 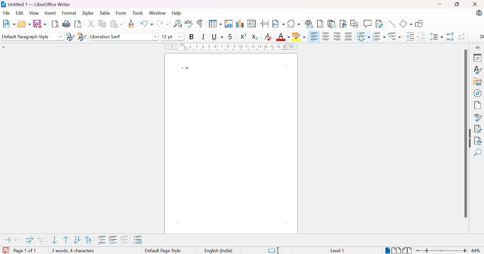 I want to click on Insert text box, so click(x=252, y=24).